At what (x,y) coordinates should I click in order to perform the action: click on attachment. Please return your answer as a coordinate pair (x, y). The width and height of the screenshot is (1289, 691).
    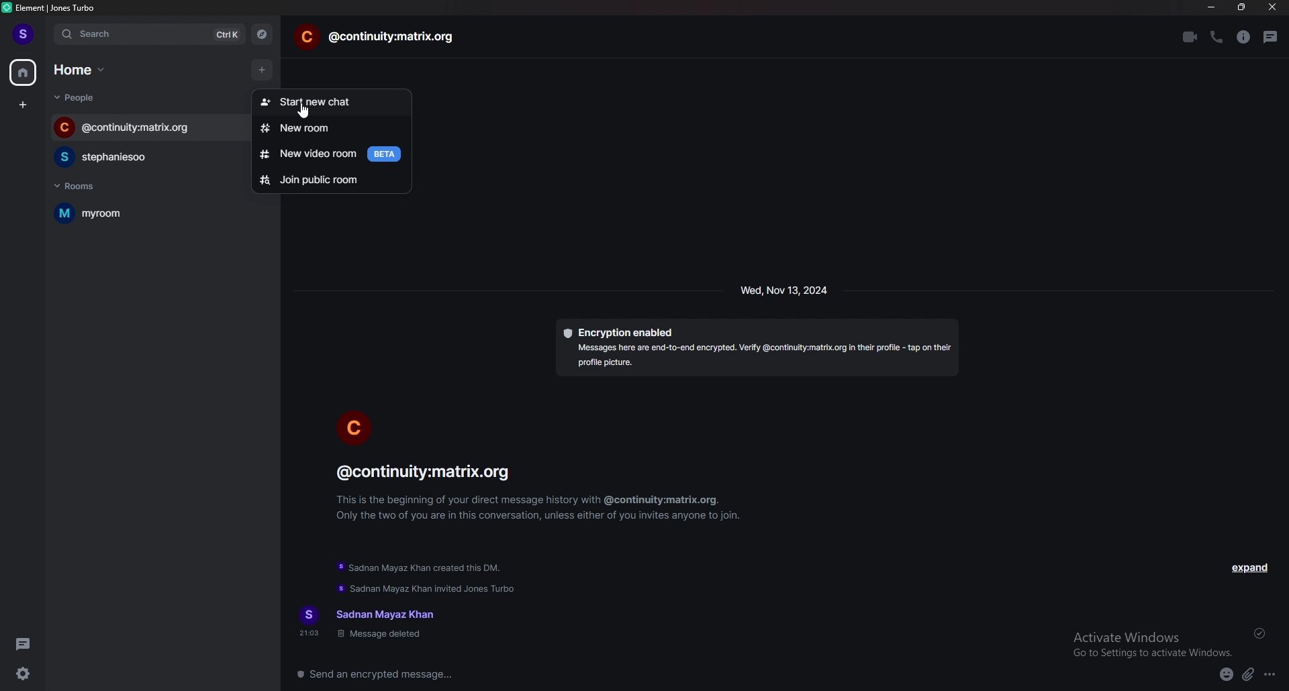
    Looking at the image, I should click on (1248, 675).